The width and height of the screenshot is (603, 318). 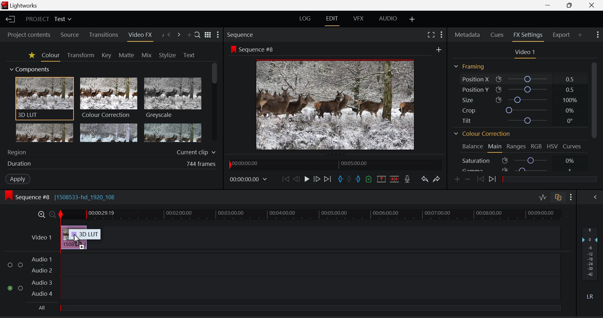 What do you see at coordinates (468, 180) in the screenshot?
I see `Remove keyframe` at bounding box center [468, 180].